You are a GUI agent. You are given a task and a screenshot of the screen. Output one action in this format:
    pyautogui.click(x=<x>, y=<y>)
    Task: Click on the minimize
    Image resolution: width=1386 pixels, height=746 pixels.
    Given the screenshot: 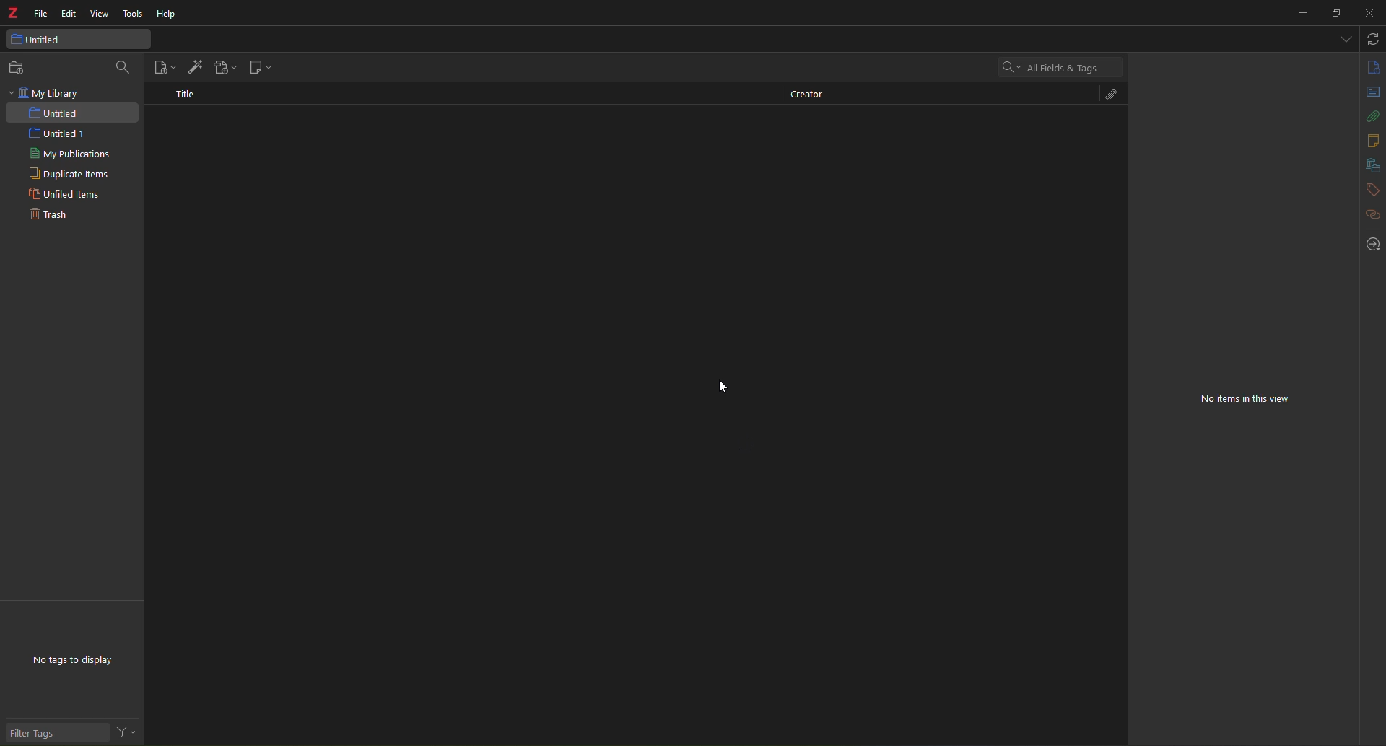 What is the action you would take?
    pyautogui.click(x=1299, y=13)
    